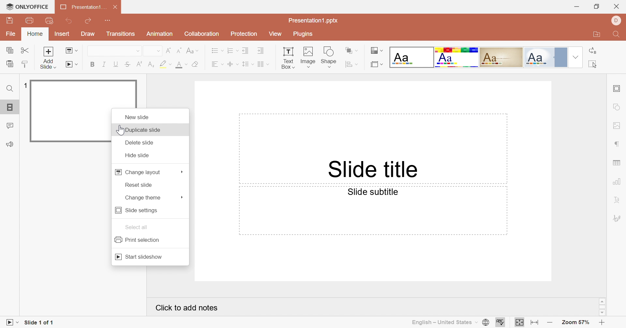 This screenshot has height=328, width=626. Describe the element at coordinates (276, 35) in the screenshot. I see `View` at that location.